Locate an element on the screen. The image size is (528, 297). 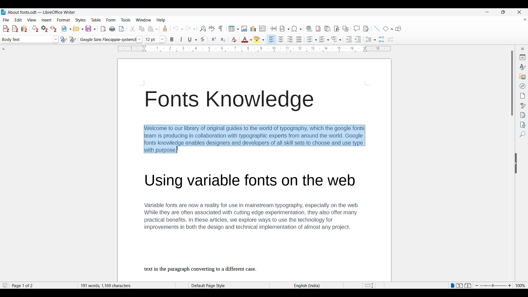
Styles is located at coordinates (522, 67).